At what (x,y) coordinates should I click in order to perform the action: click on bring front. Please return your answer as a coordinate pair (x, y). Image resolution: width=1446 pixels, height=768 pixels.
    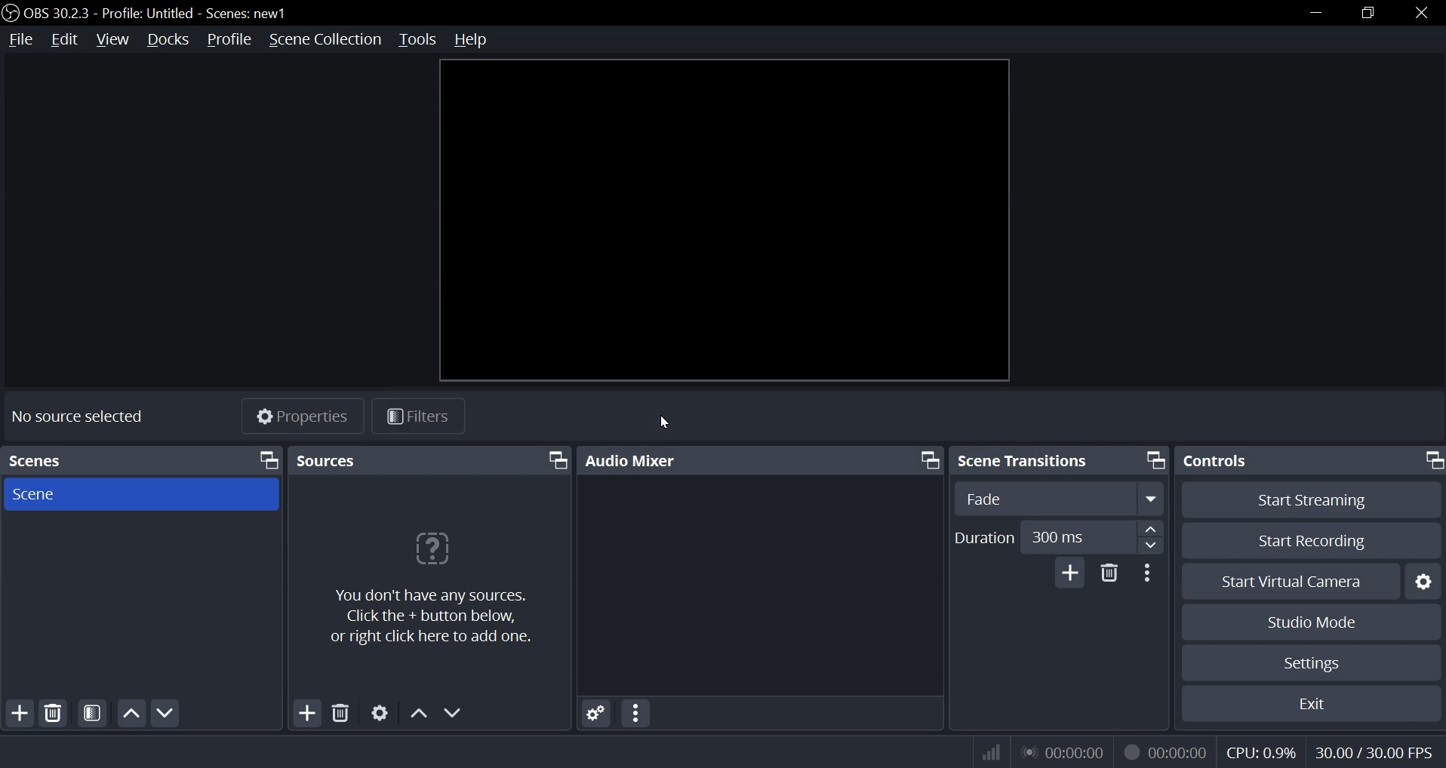
    Looking at the image, I should click on (556, 462).